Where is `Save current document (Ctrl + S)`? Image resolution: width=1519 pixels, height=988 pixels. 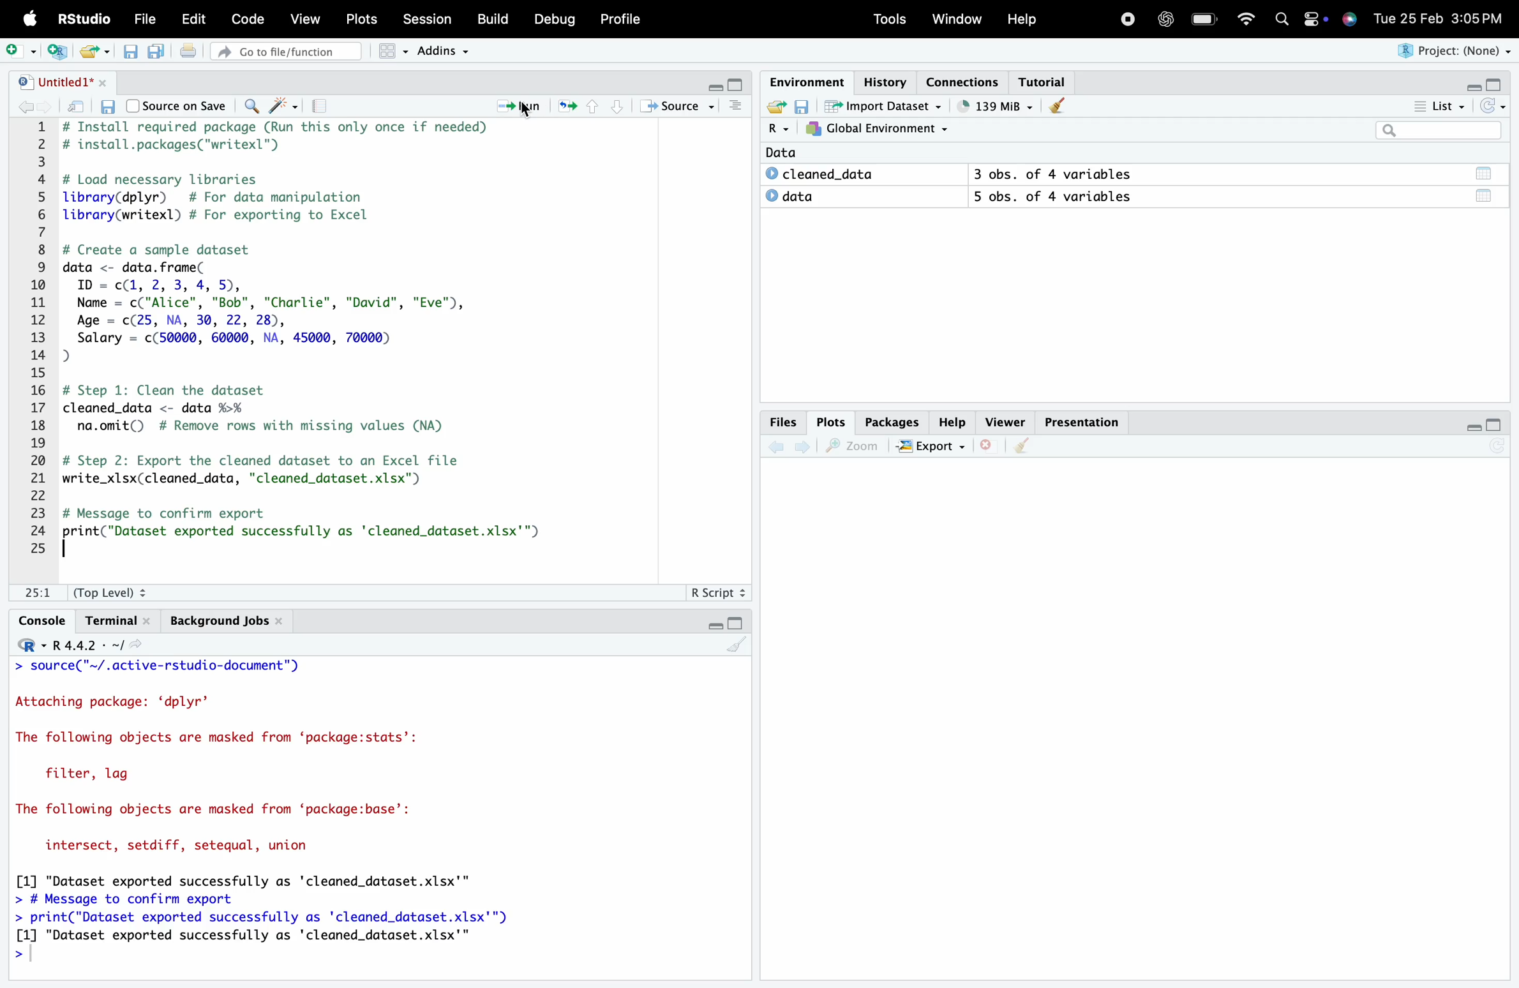
Save current document (Ctrl + S) is located at coordinates (107, 107).